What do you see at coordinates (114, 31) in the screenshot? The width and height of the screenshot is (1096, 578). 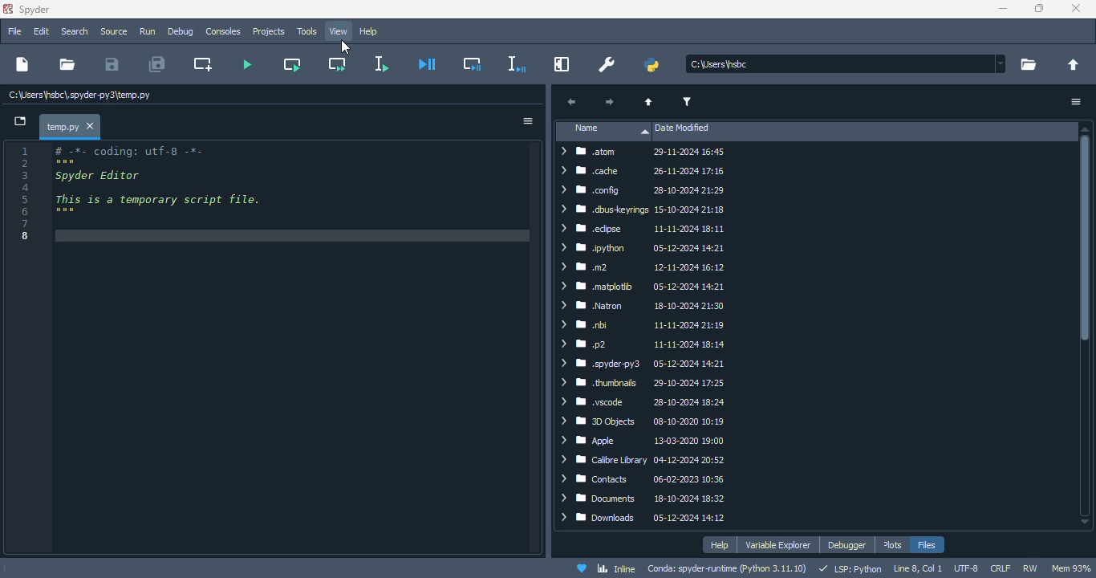 I see `source` at bounding box center [114, 31].